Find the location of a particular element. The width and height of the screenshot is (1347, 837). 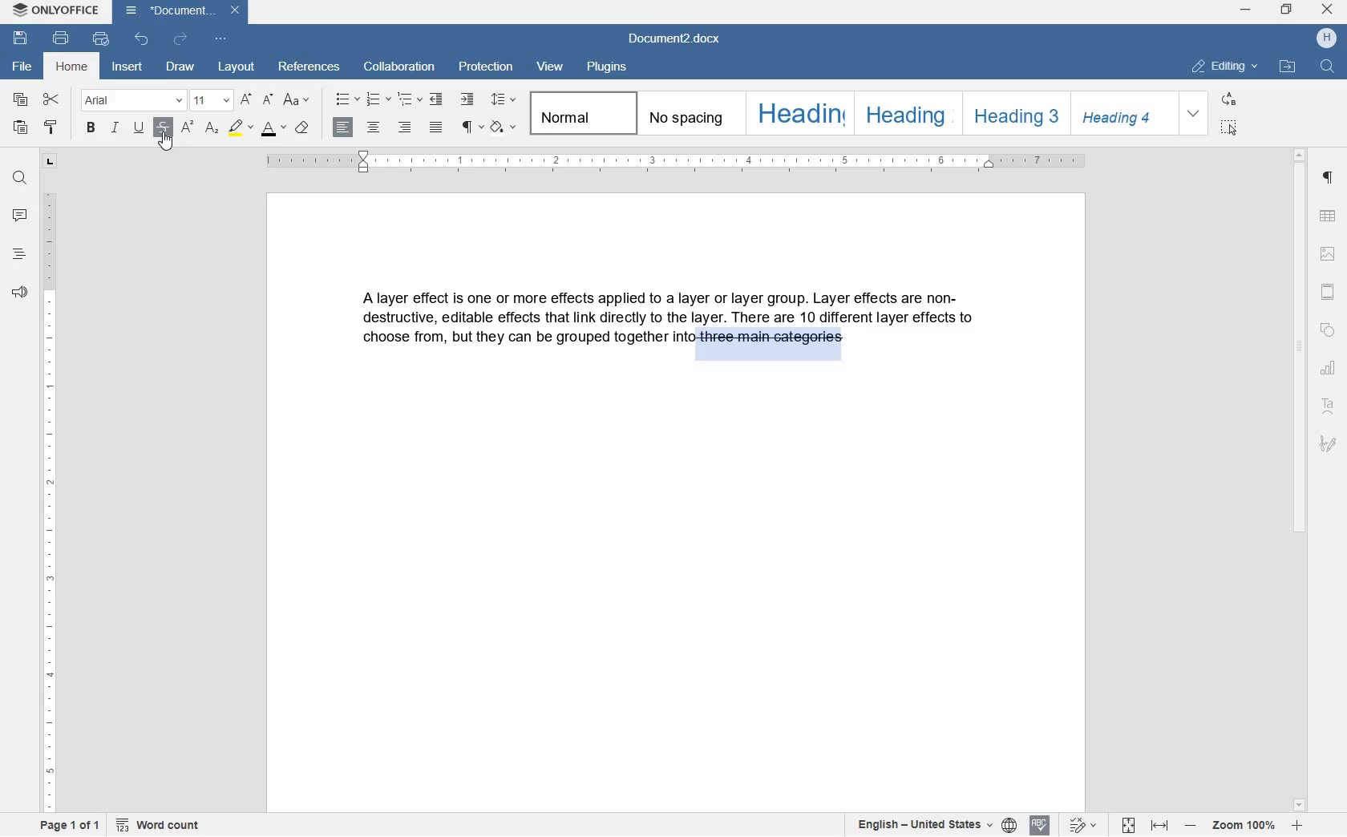

paste is located at coordinates (20, 129).